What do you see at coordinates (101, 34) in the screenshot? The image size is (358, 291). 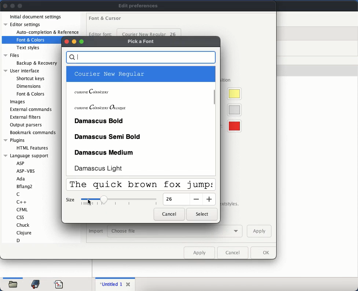 I see `editor font` at bounding box center [101, 34].